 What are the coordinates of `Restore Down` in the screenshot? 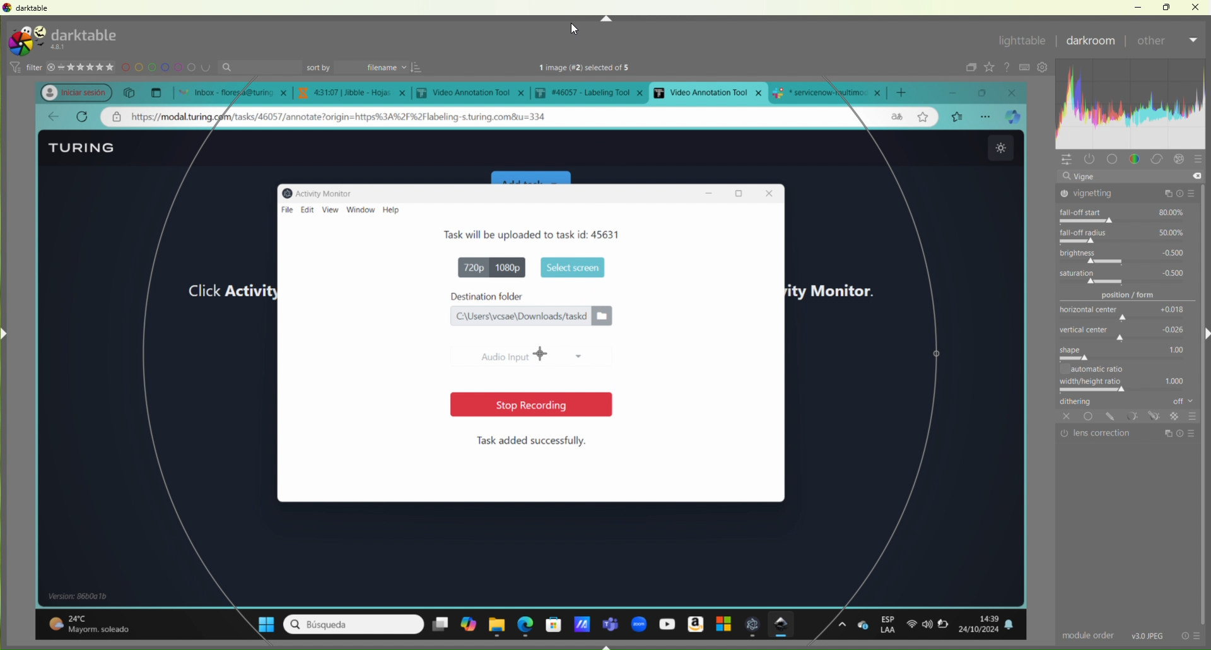 It's located at (1167, 8).